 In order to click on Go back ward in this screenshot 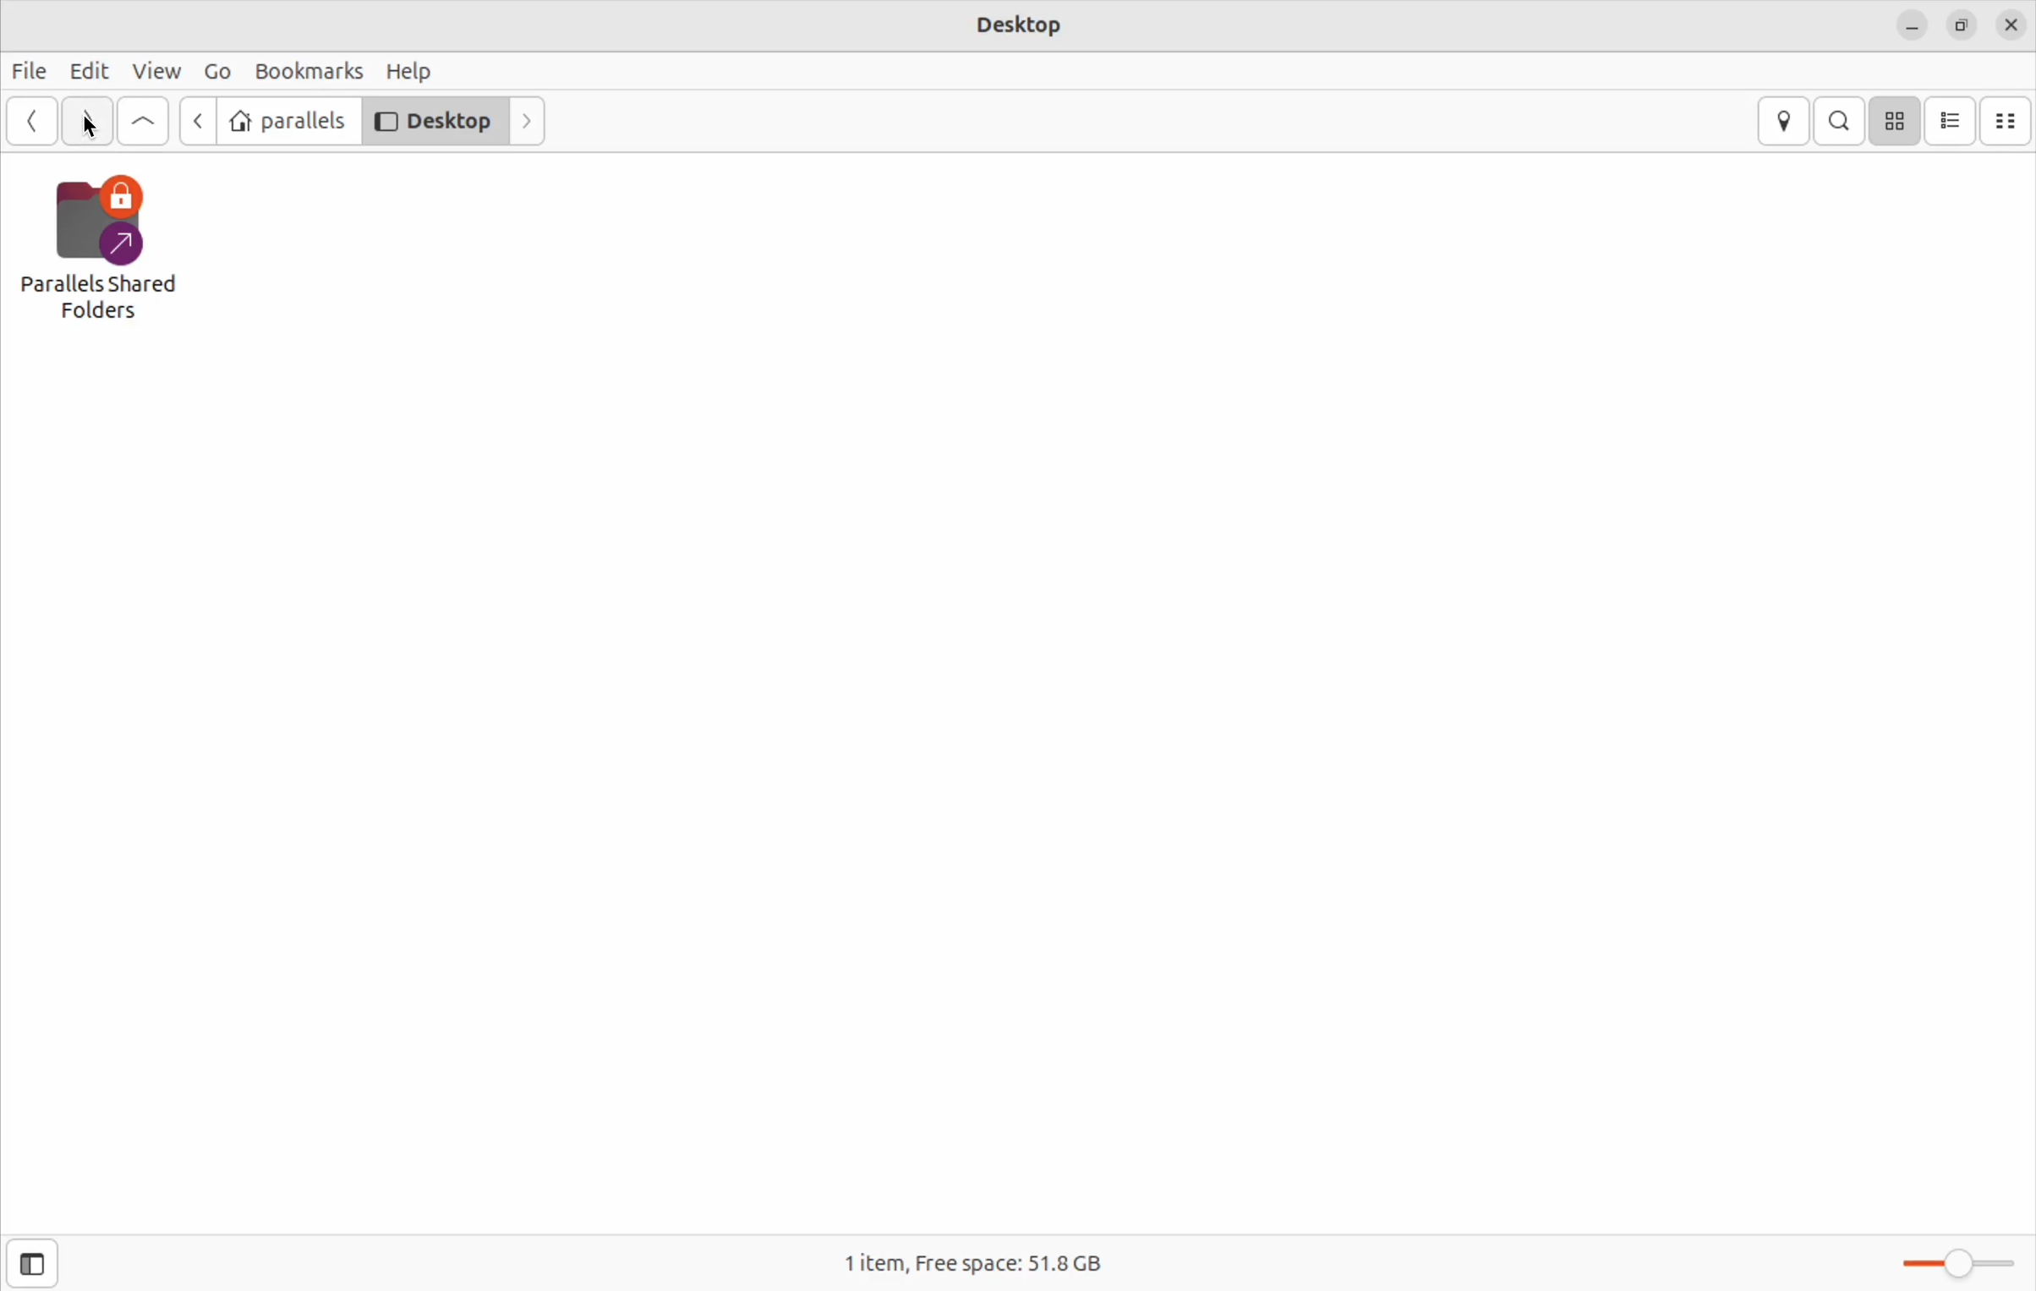, I will do `click(34, 121)`.